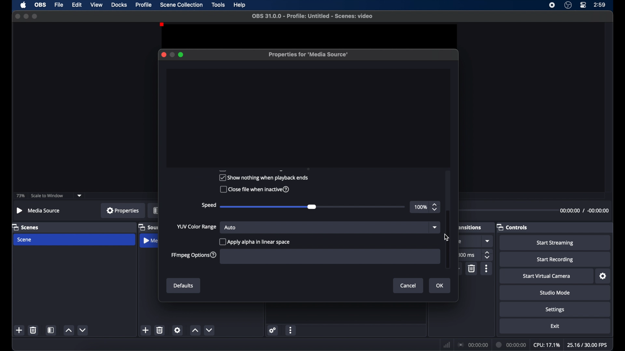 This screenshot has height=351, width=625. Describe the element at coordinates (230, 227) in the screenshot. I see `auto` at that location.